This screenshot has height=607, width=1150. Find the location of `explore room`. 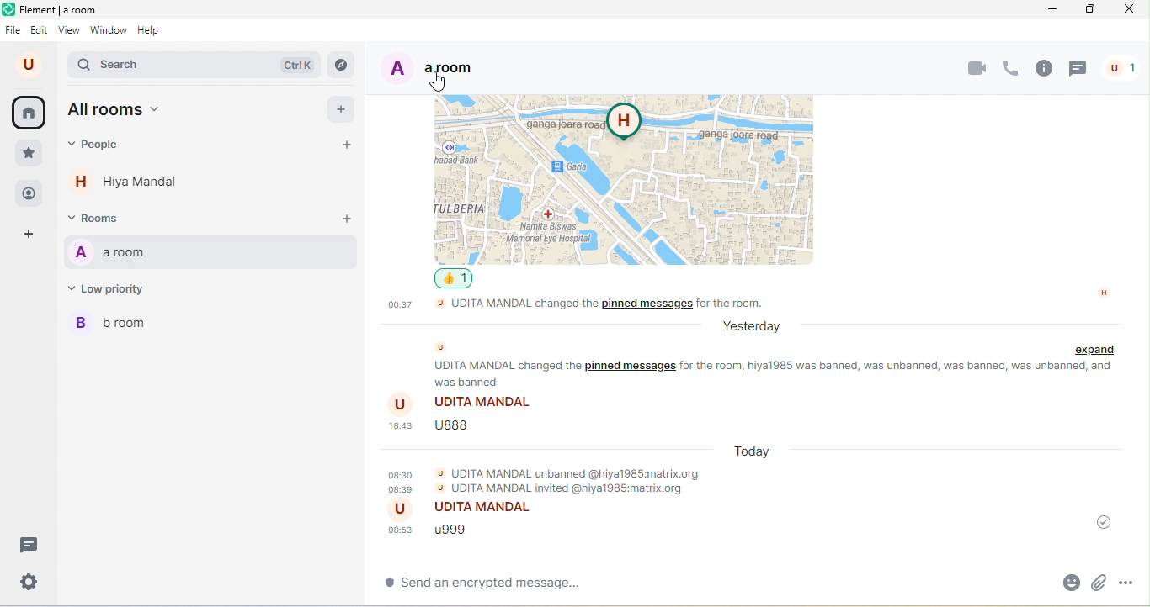

explore room is located at coordinates (343, 65).